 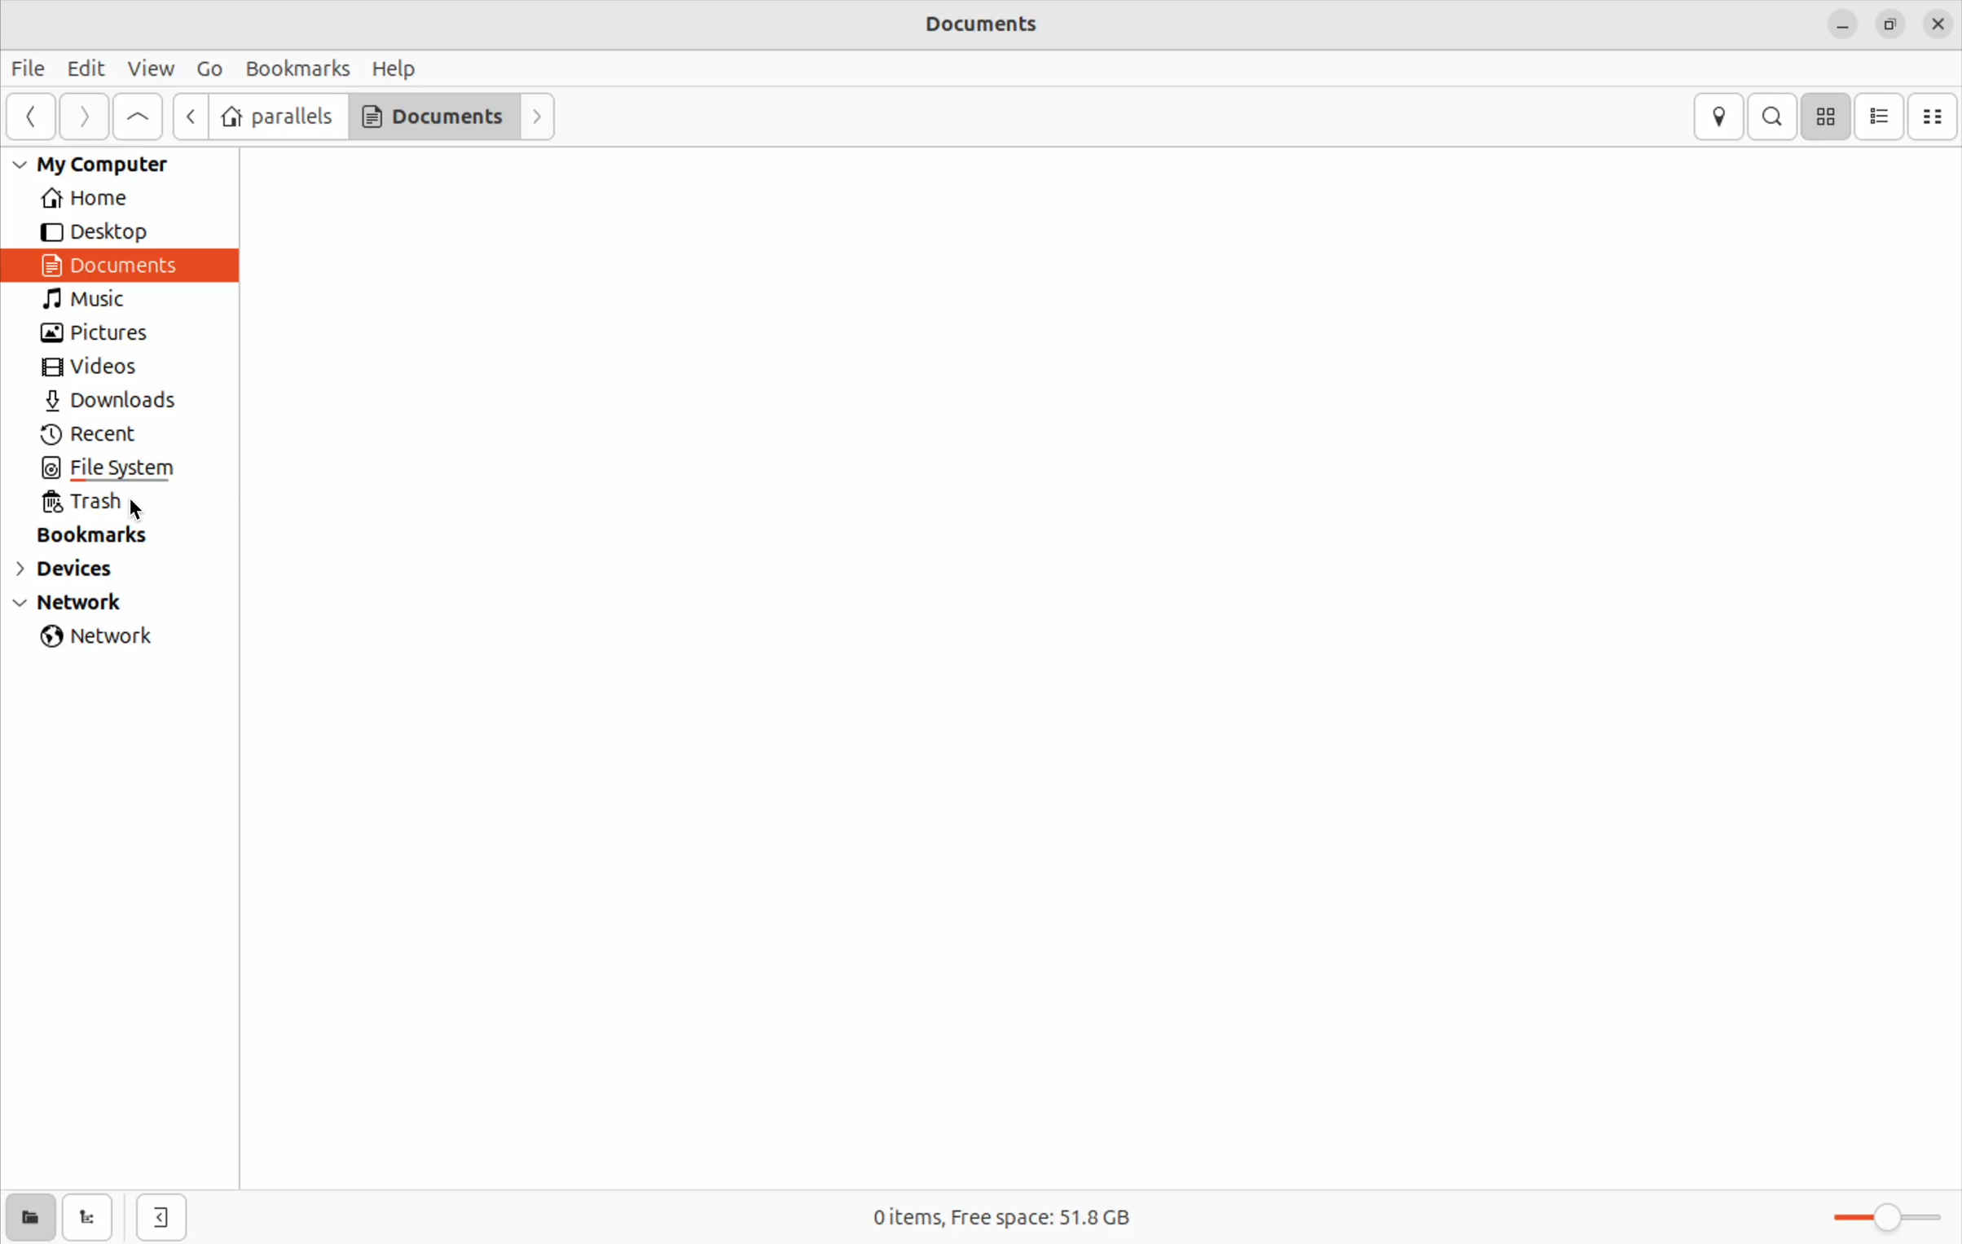 What do you see at coordinates (539, 115) in the screenshot?
I see `go next` at bounding box center [539, 115].